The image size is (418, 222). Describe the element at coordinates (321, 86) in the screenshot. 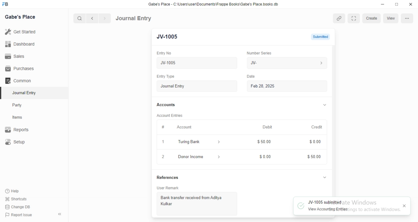

I see `calender` at that location.